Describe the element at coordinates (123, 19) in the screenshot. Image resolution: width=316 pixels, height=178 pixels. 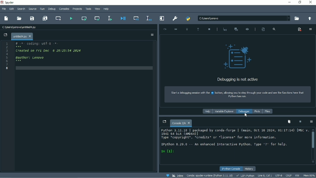
I see `Debug file` at that location.